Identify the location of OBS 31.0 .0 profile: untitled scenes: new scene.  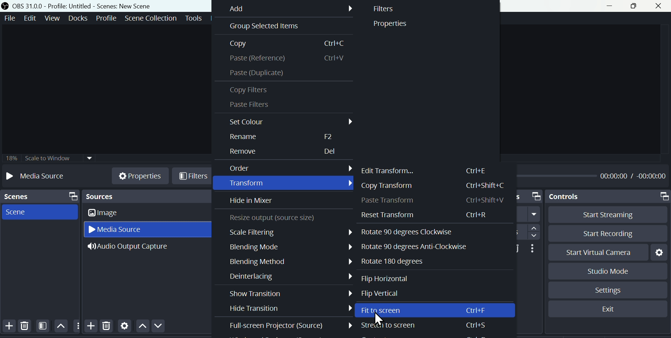
(84, 5).